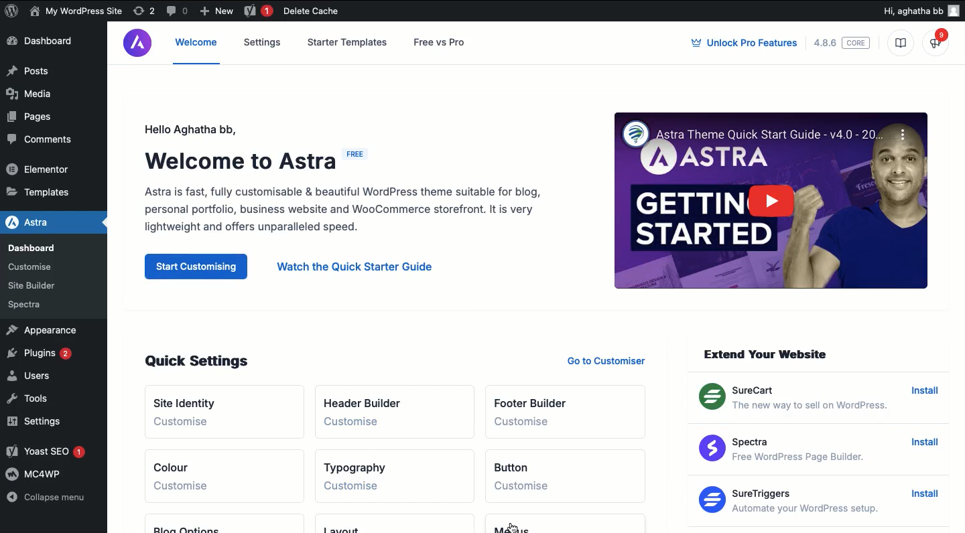  What do you see at coordinates (359, 524) in the screenshot?
I see `Layout` at bounding box center [359, 524].